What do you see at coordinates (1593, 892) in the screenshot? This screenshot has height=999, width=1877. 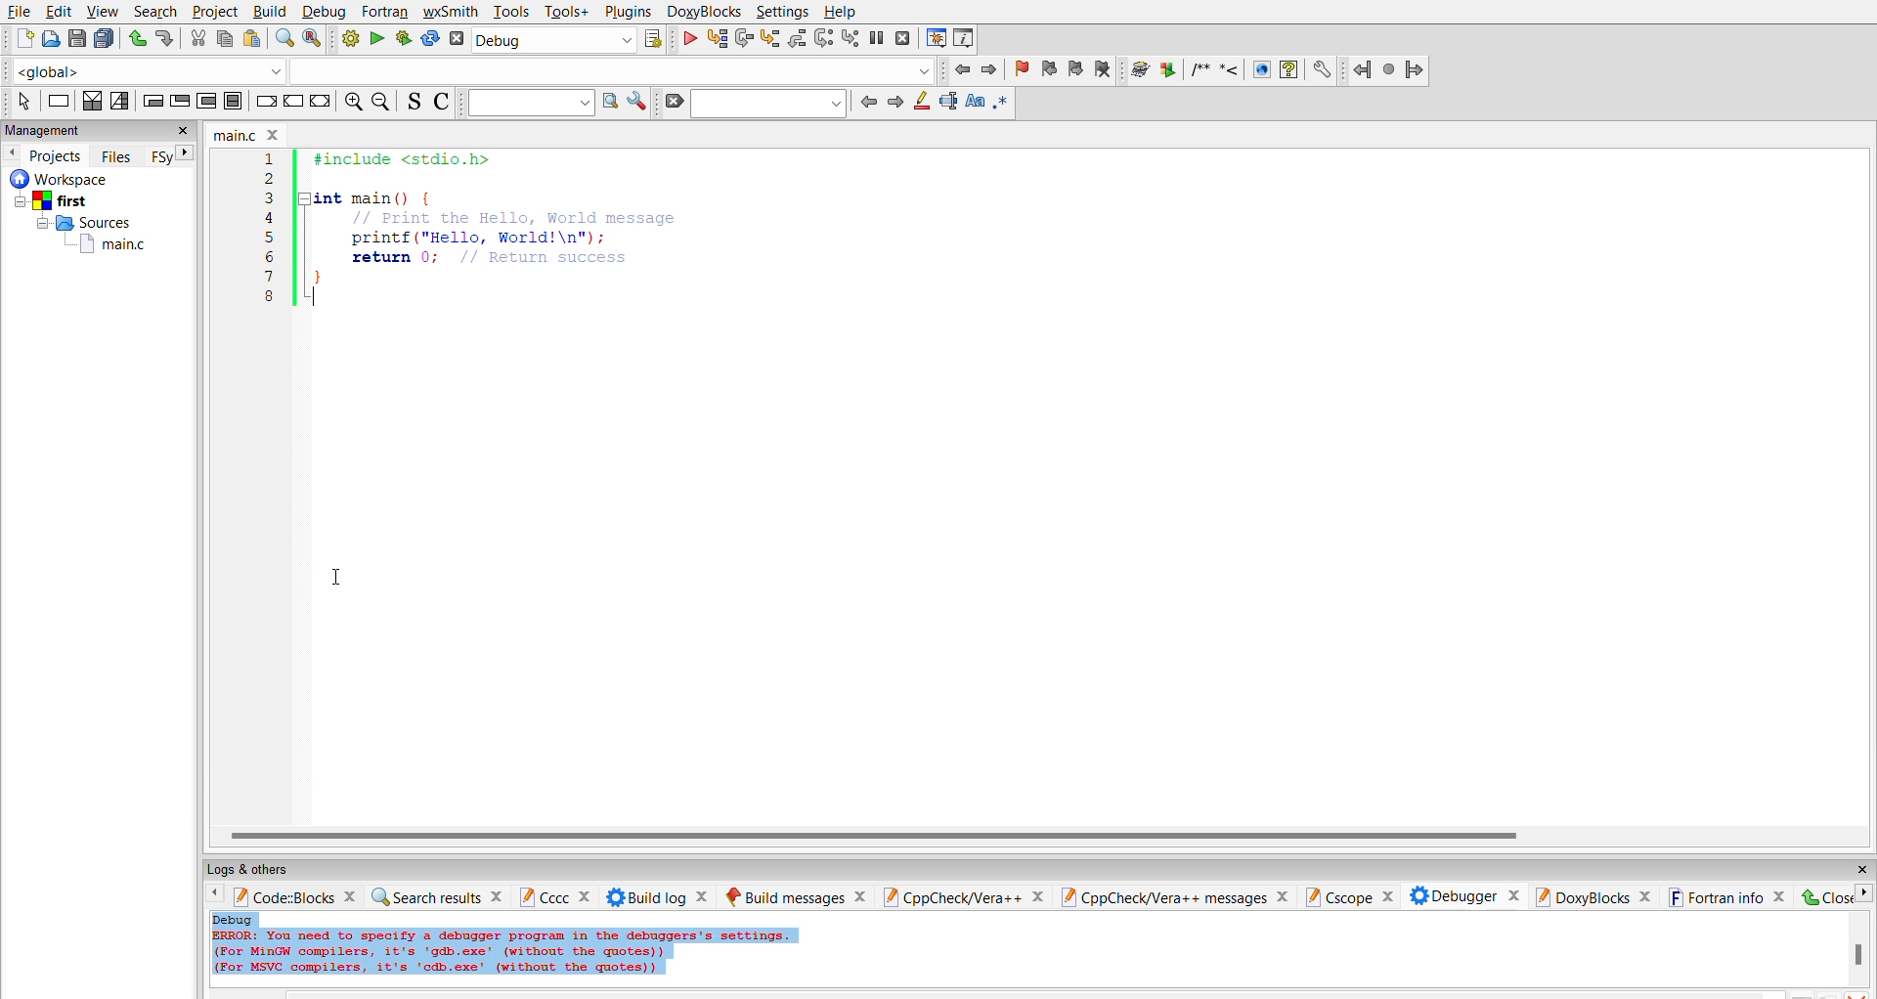 I see `doxyblocks` at bounding box center [1593, 892].